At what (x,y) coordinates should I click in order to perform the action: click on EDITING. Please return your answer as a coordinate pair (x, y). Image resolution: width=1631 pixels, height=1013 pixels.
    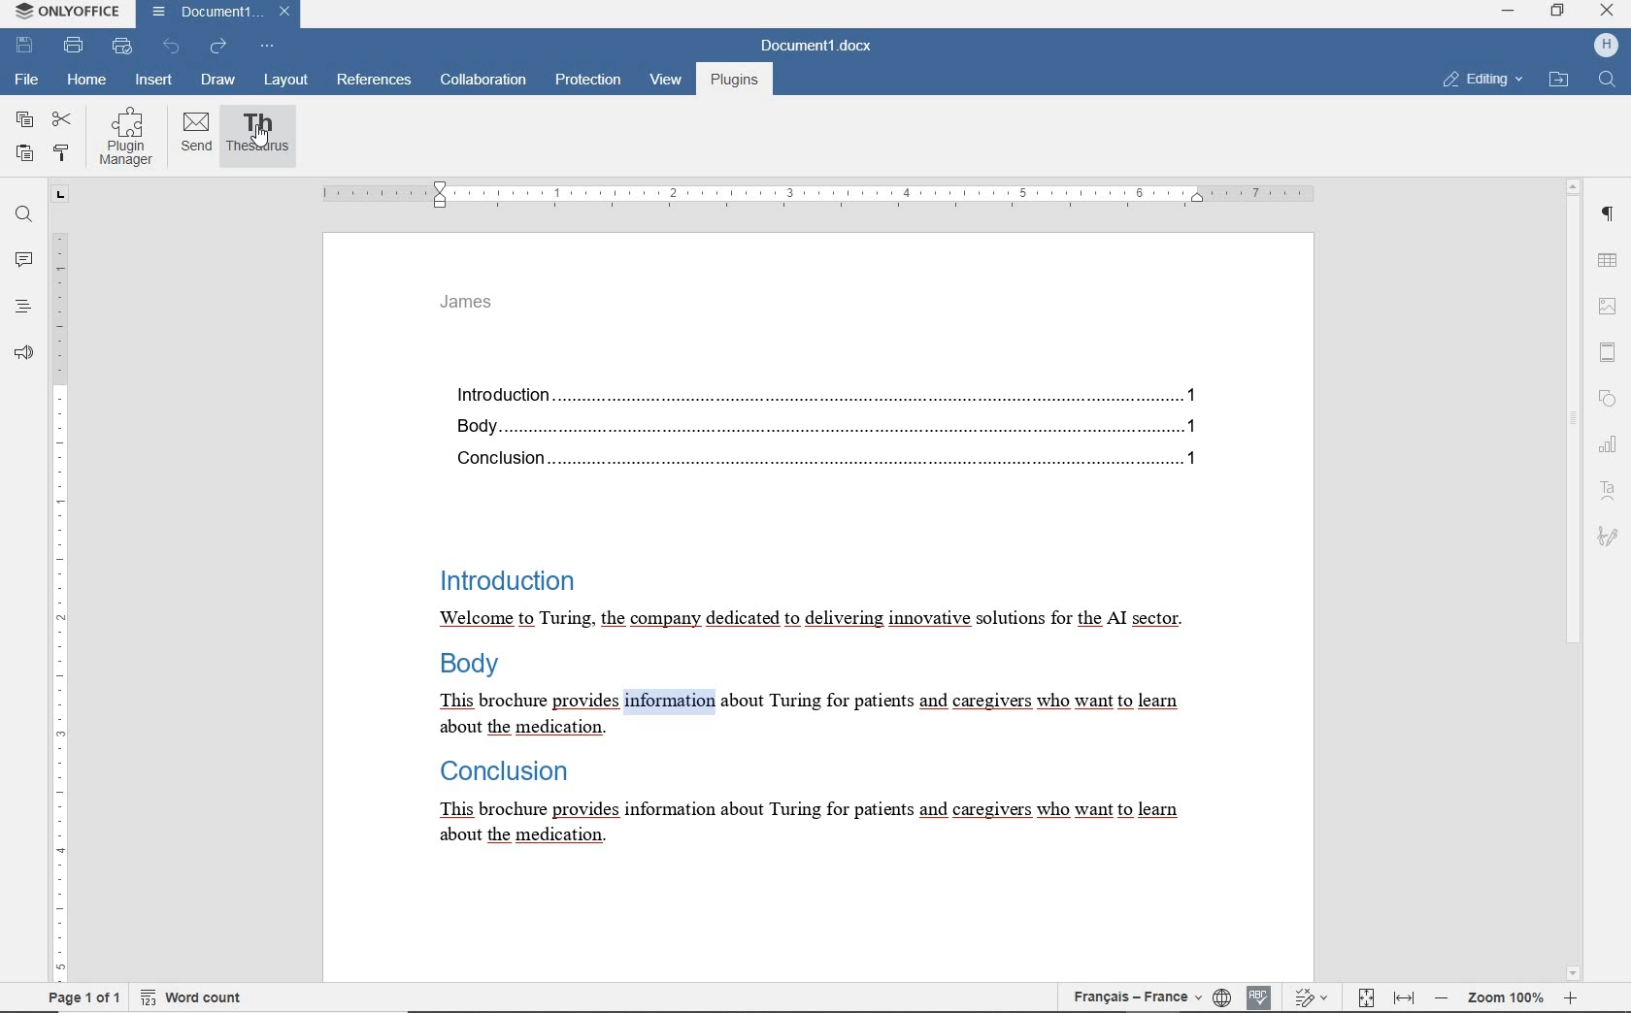
    Looking at the image, I should click on (1480, 81).